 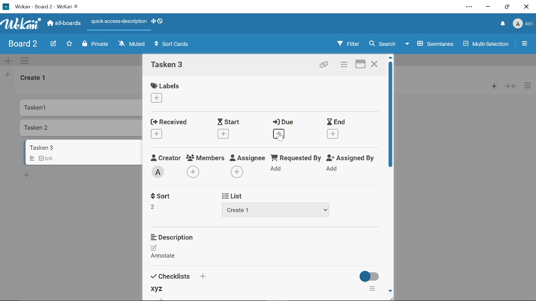 What do you see at coordinates (369, 275) in the screenshot?
I see `Hide finished checklist` at bounding box center [369, 275].